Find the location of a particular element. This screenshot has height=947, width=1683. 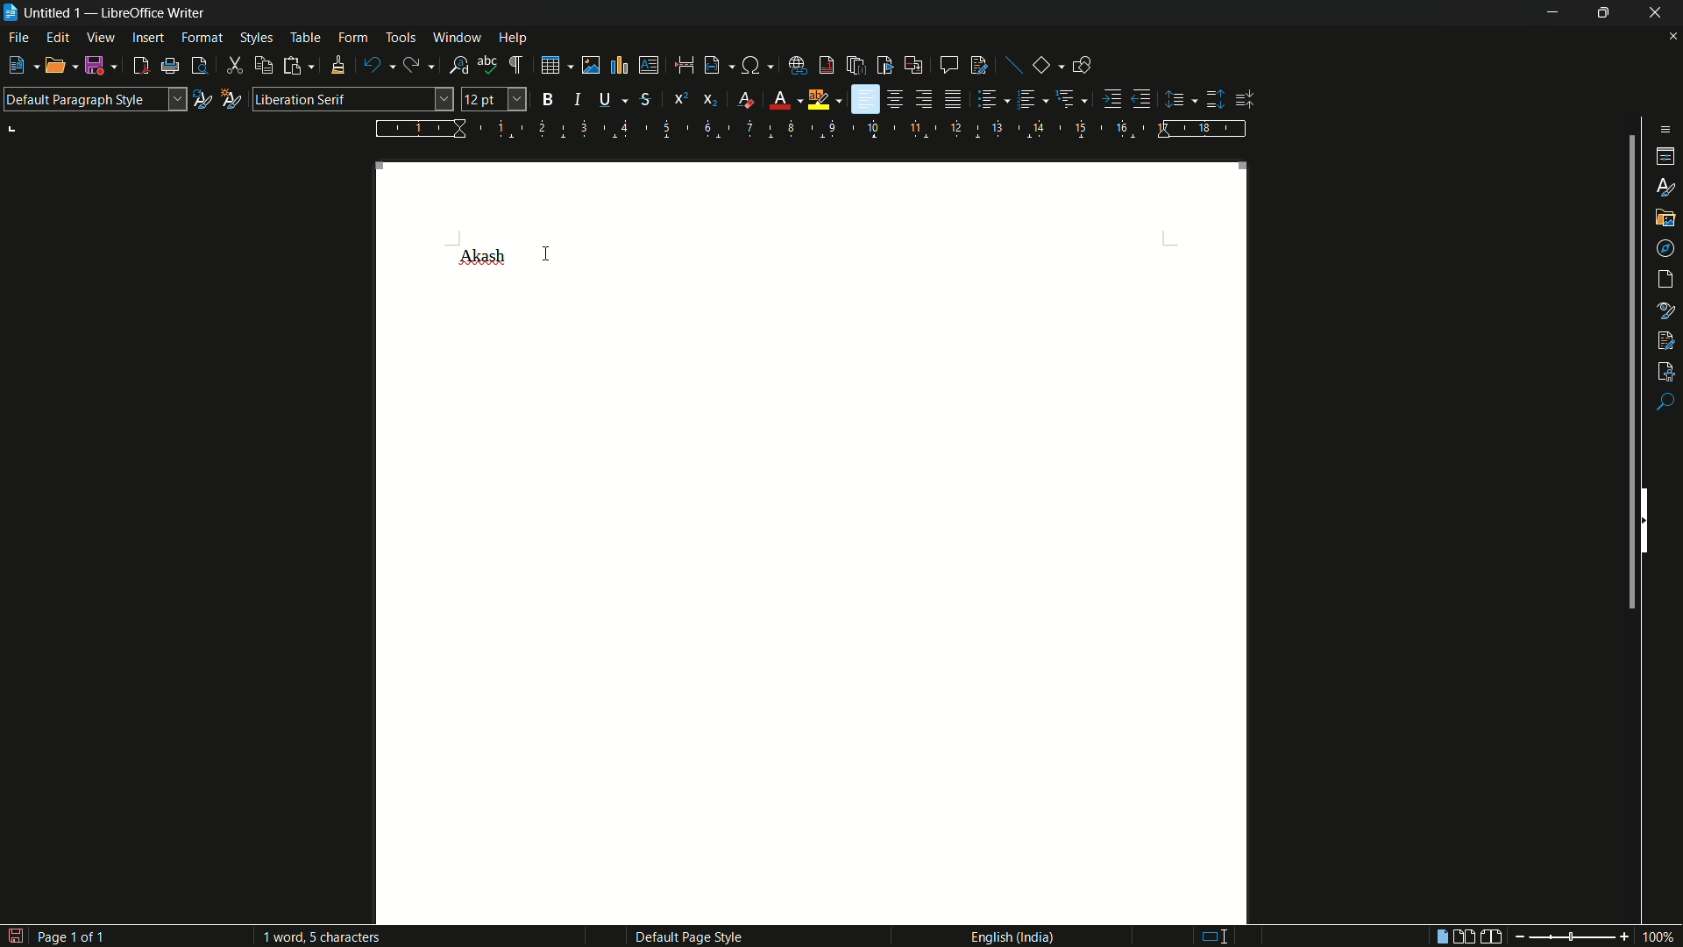

find is located at coordinates (1665, 403).